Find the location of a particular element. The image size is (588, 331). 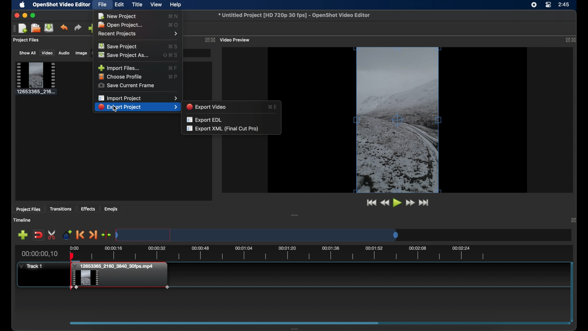

import files is located at coordinates (119, 67).